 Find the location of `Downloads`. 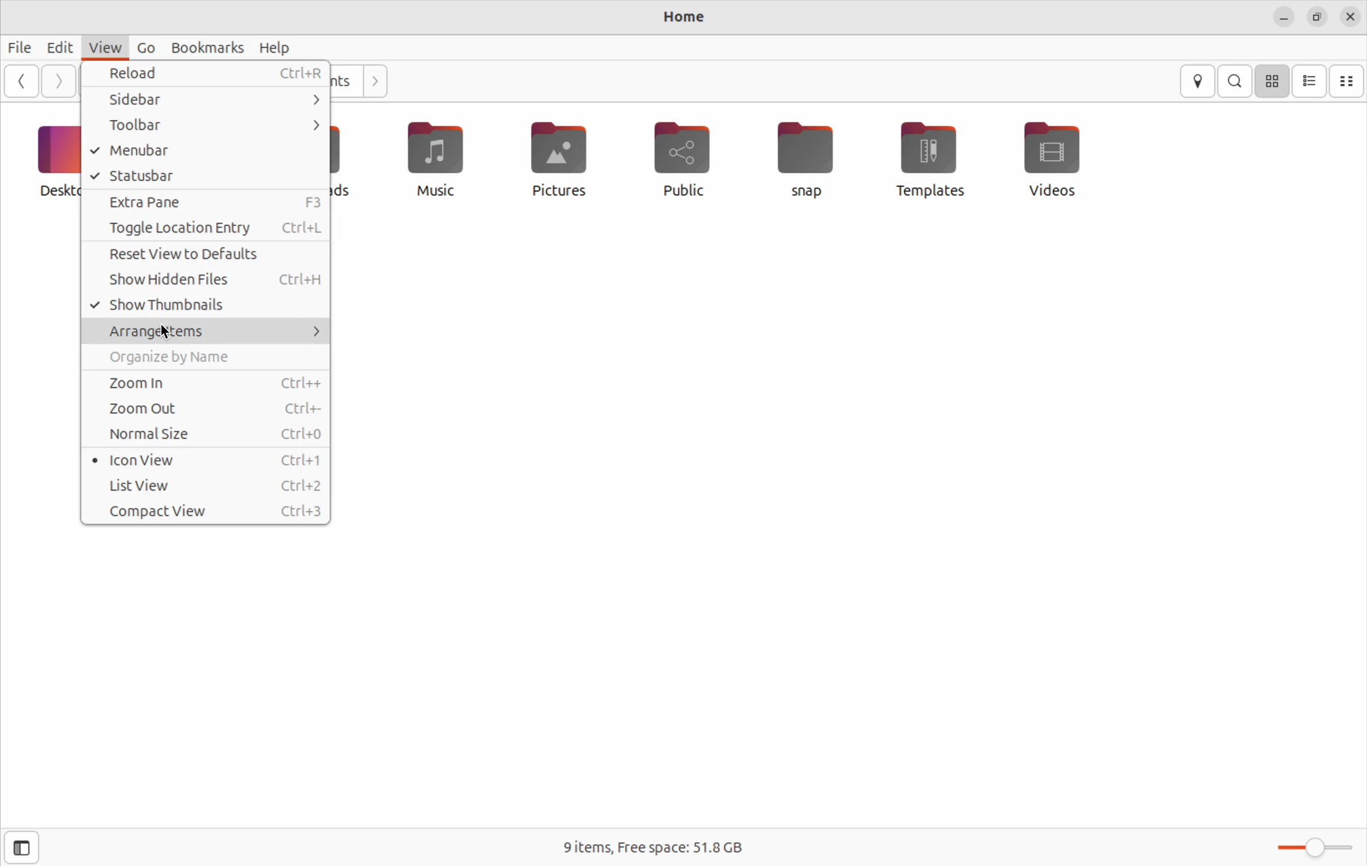

Downloads is located at coordinates (346, 161).